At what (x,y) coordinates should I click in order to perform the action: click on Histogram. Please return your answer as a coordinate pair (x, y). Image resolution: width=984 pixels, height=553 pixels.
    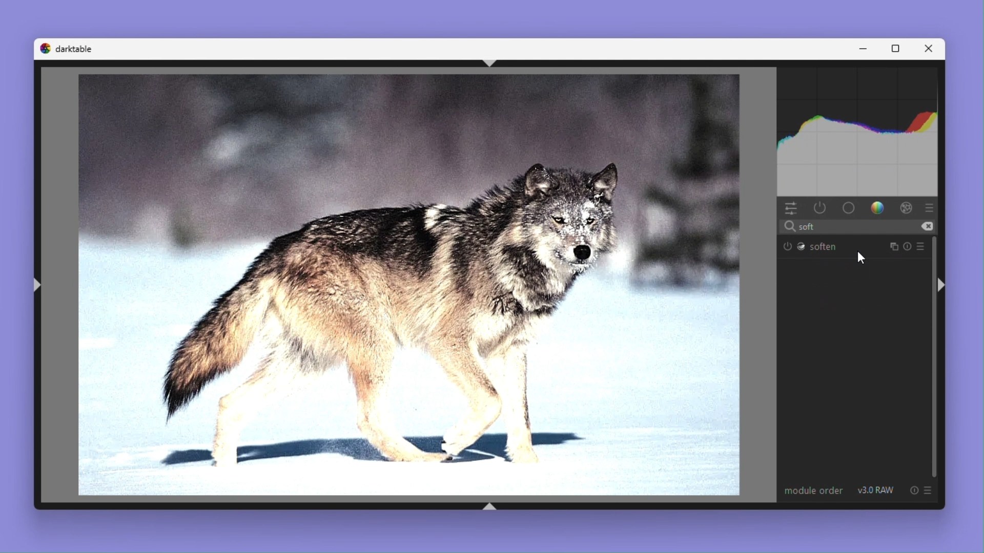
    Looking at the image, I should click on (860, 130).